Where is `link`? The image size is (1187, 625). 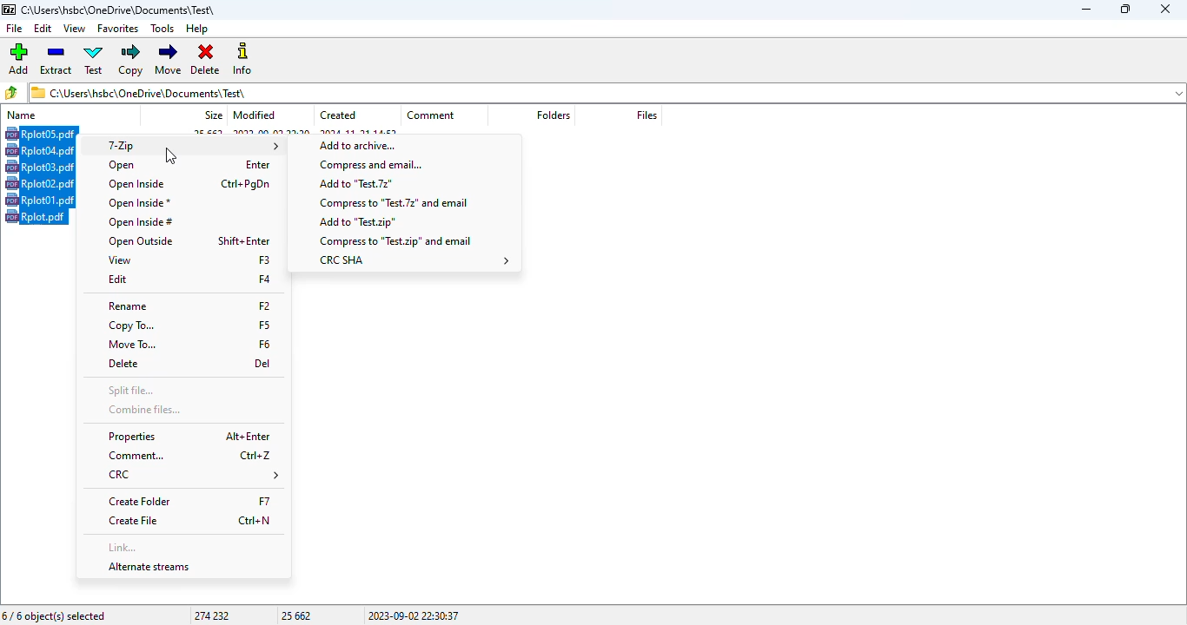 link is located at coordinates (121, 546).